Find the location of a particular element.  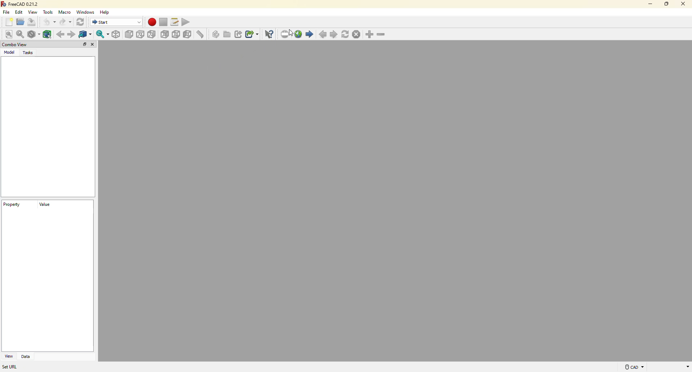

minimize is located at coordinates (647, 4).